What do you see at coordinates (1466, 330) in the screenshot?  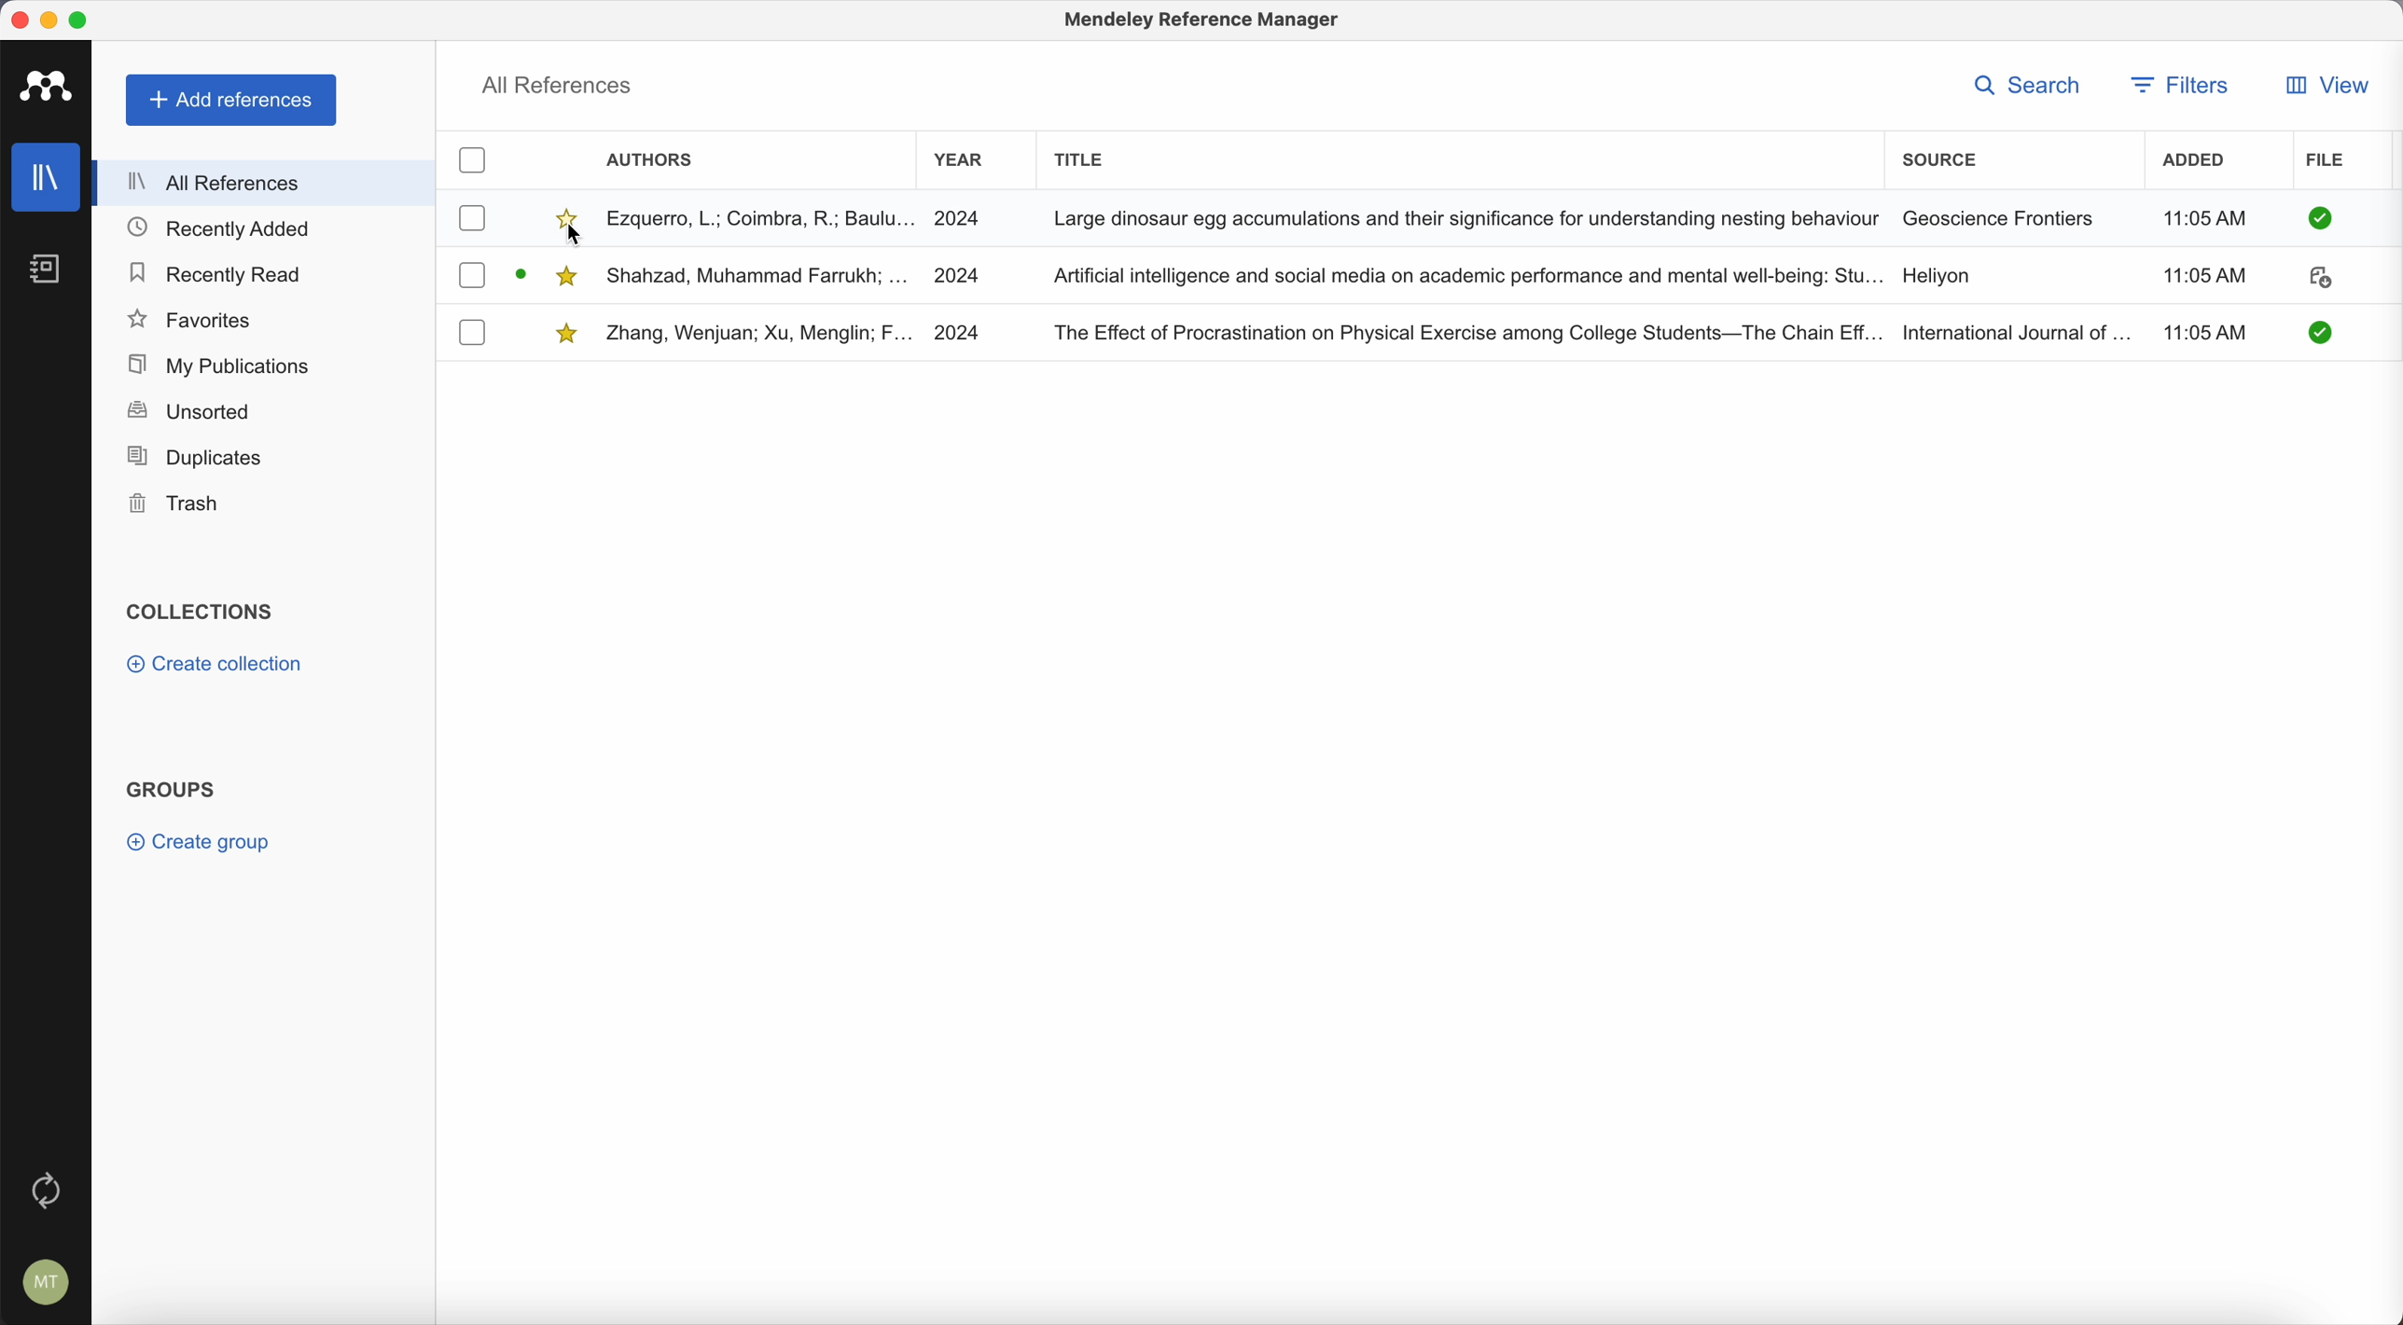 I see `The Effect of Procastination on phtysical exercise college students - The Chain Eff...` at bounding box center [1466, 330].